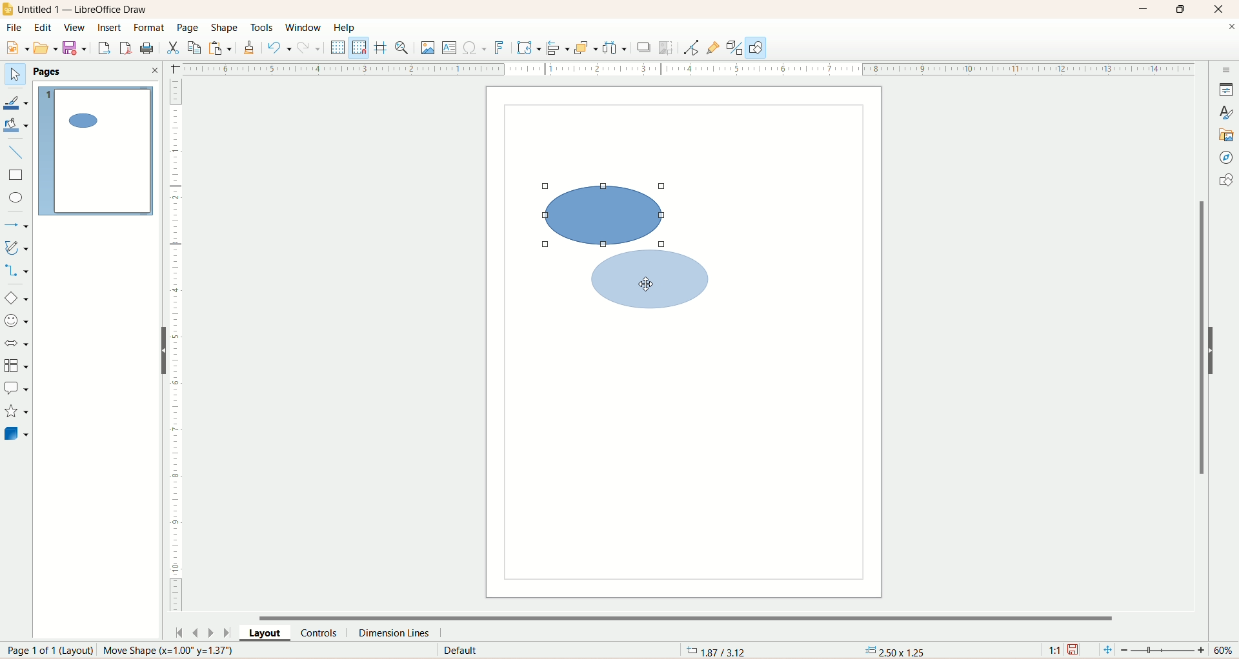  Describe the element at coordinates (1231, 28) in the screenshot. I see `close documents` at that location.